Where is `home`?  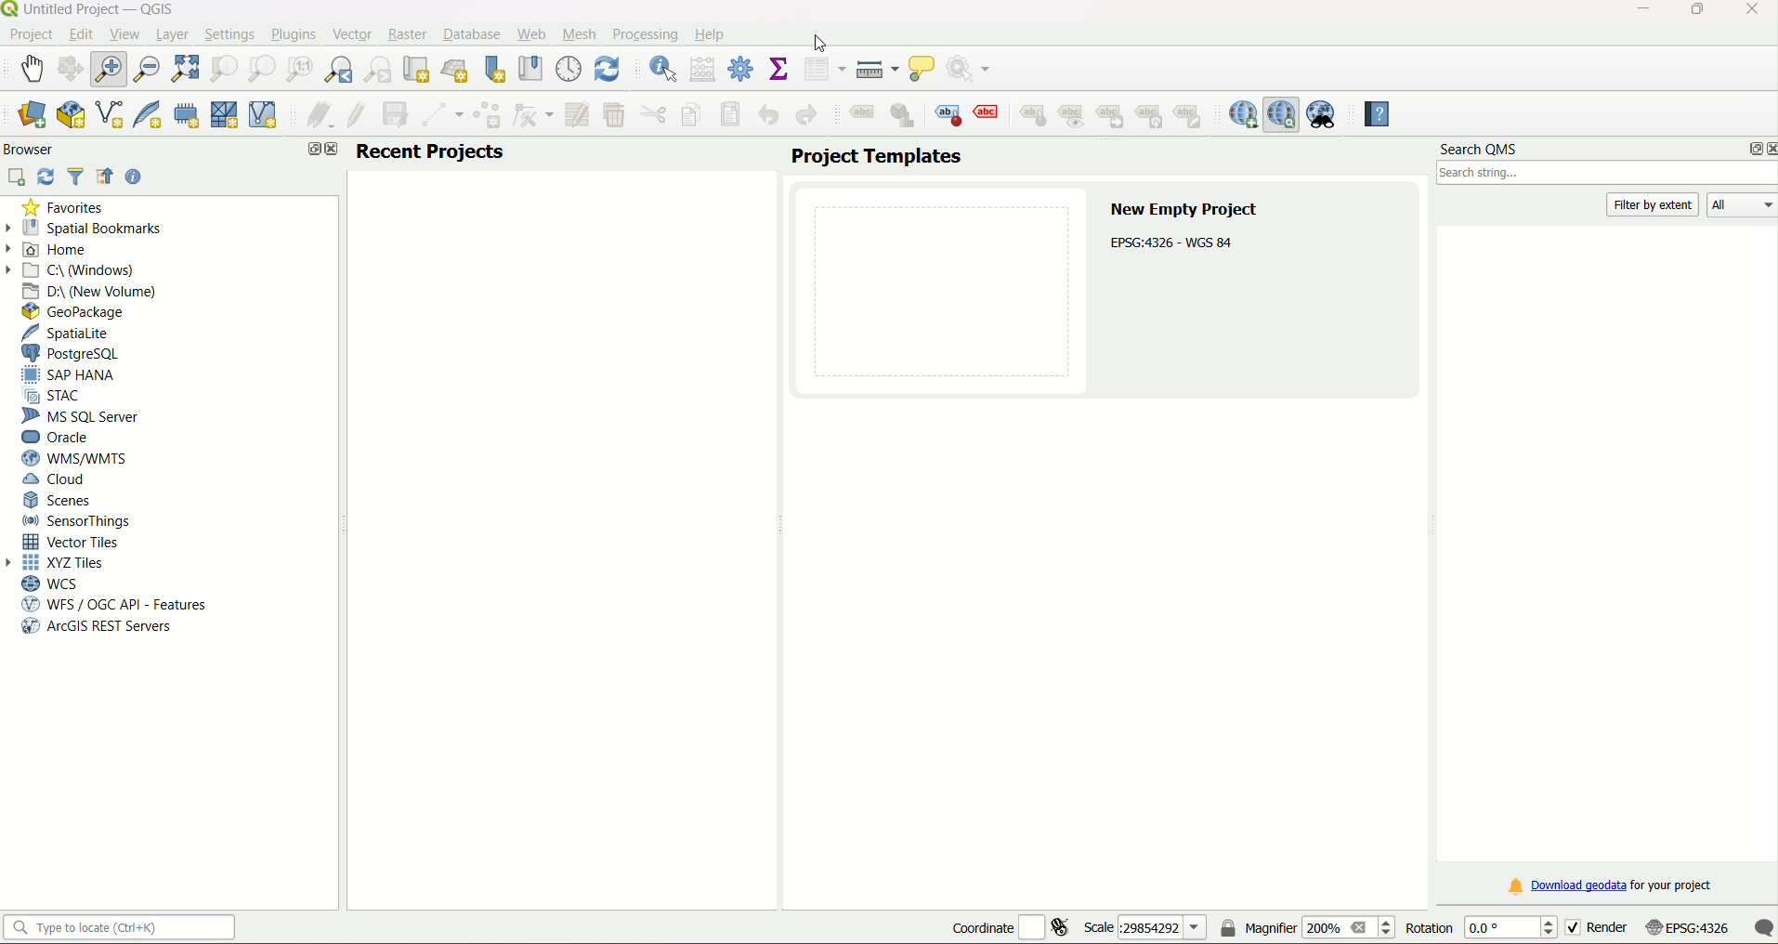 home is located at coordinates (64, 250).